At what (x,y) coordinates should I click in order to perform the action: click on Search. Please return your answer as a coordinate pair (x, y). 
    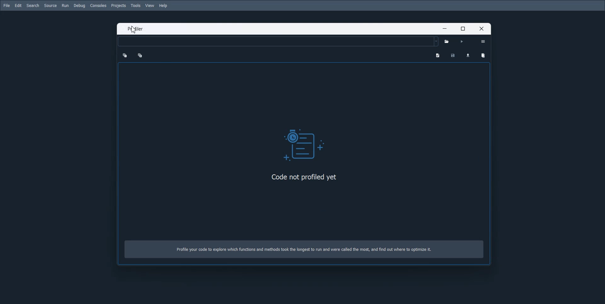
    Looking at the image, I should click on (33, 5).